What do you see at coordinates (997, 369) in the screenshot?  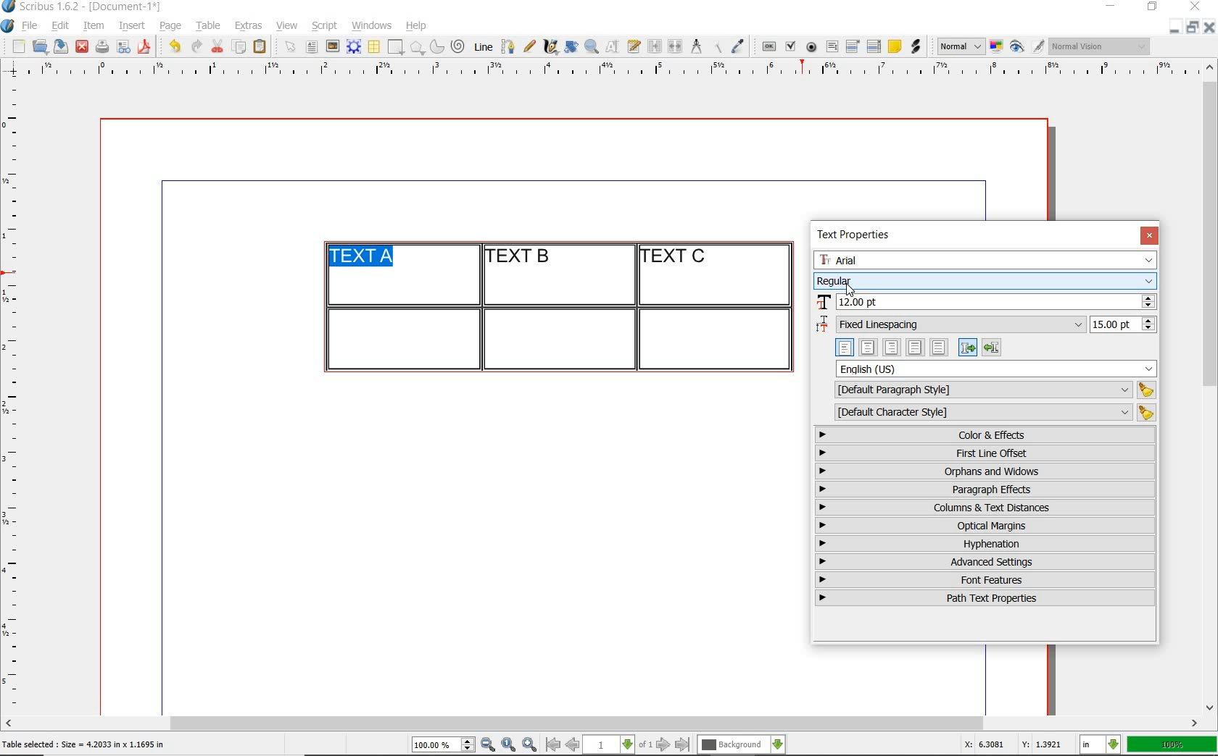 I see `text language` at bounding box center [997, 369].